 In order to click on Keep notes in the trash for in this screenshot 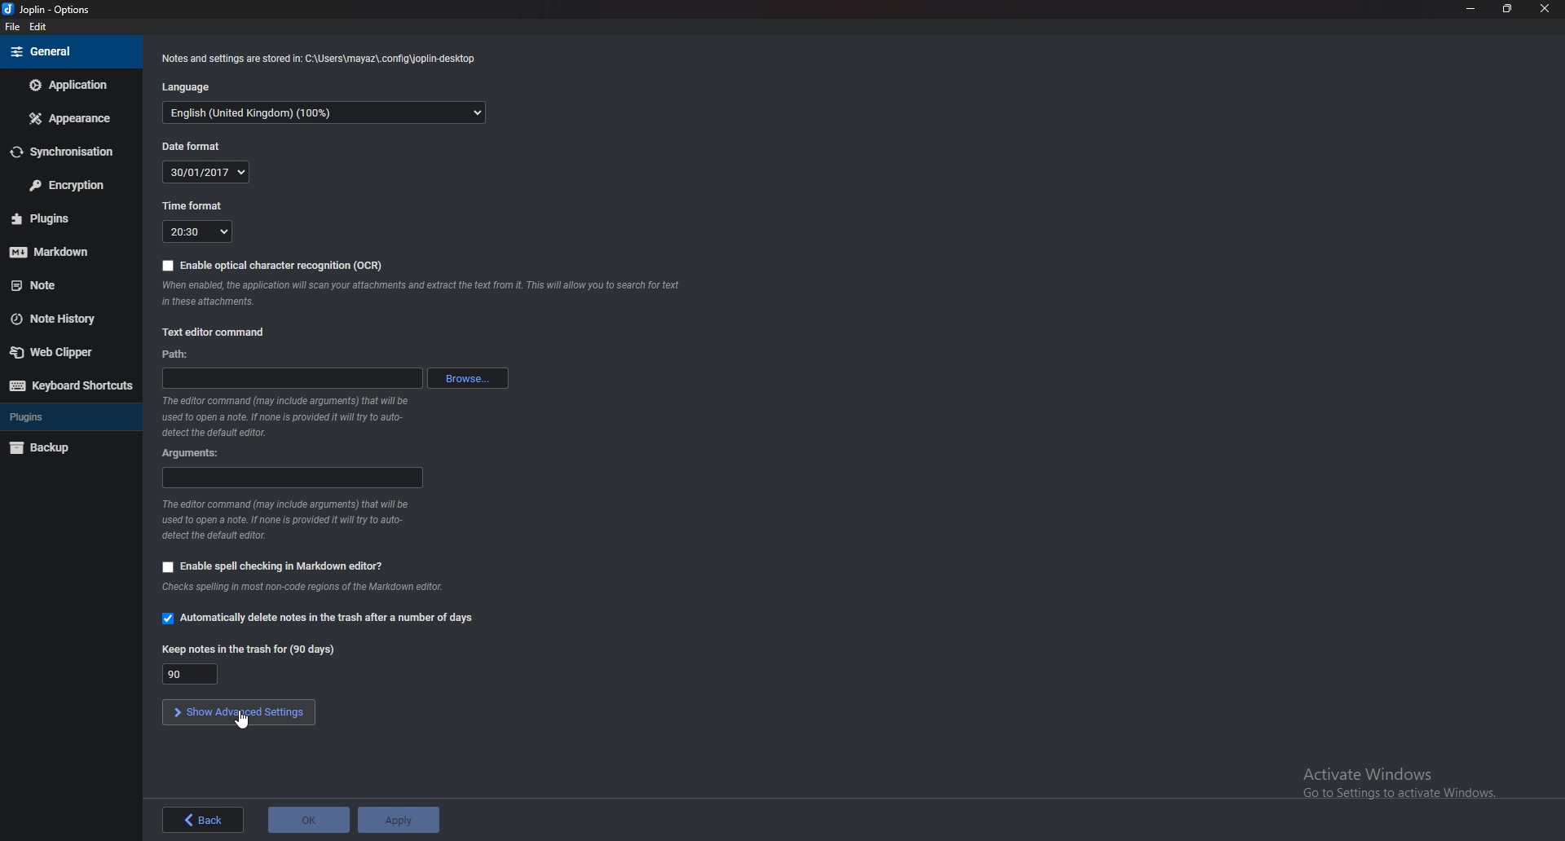, I will do `click(253, 649)`.